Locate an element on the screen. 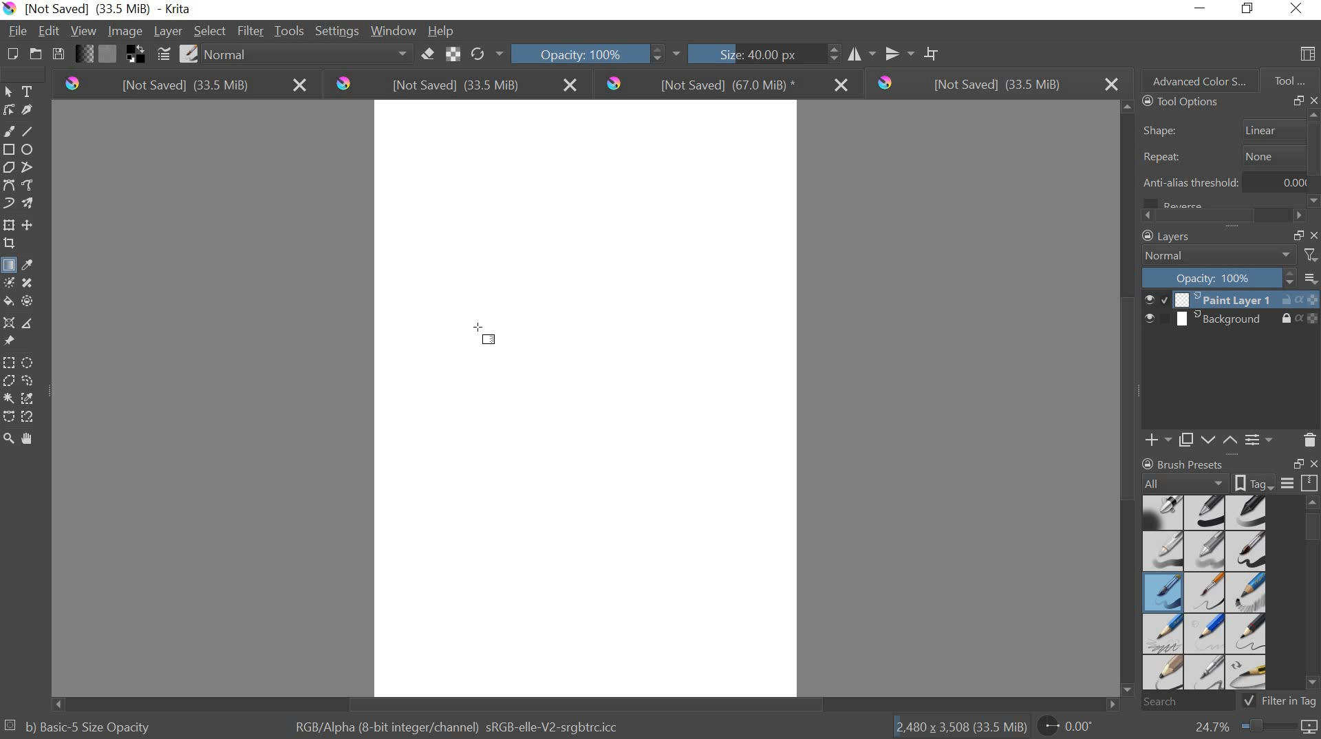  MOVE LAYER UP OR DOWN is located at coordinates (1216, 440).